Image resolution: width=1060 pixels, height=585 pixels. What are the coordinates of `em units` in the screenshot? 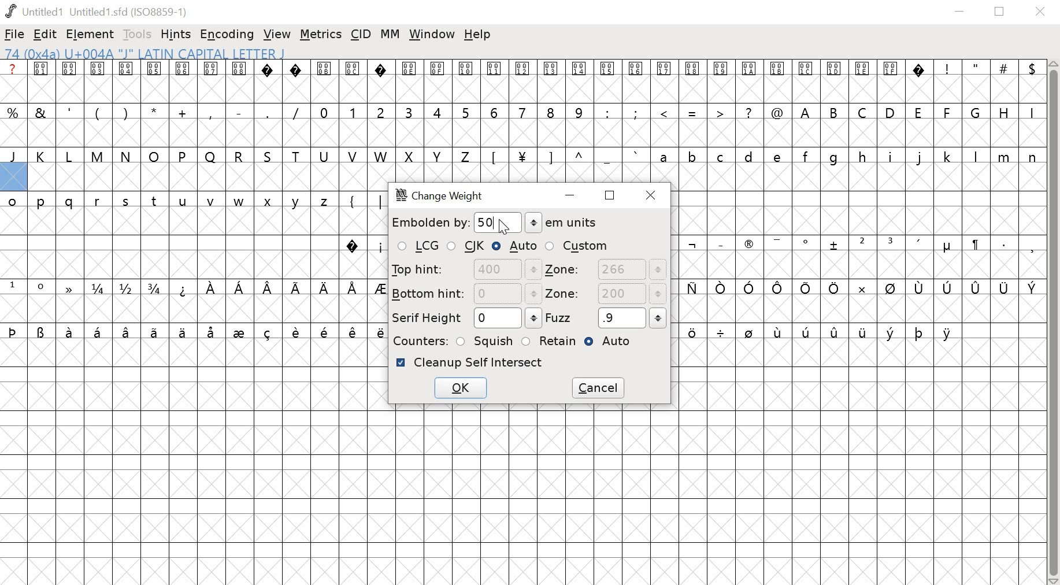 It's located at (562, 223).